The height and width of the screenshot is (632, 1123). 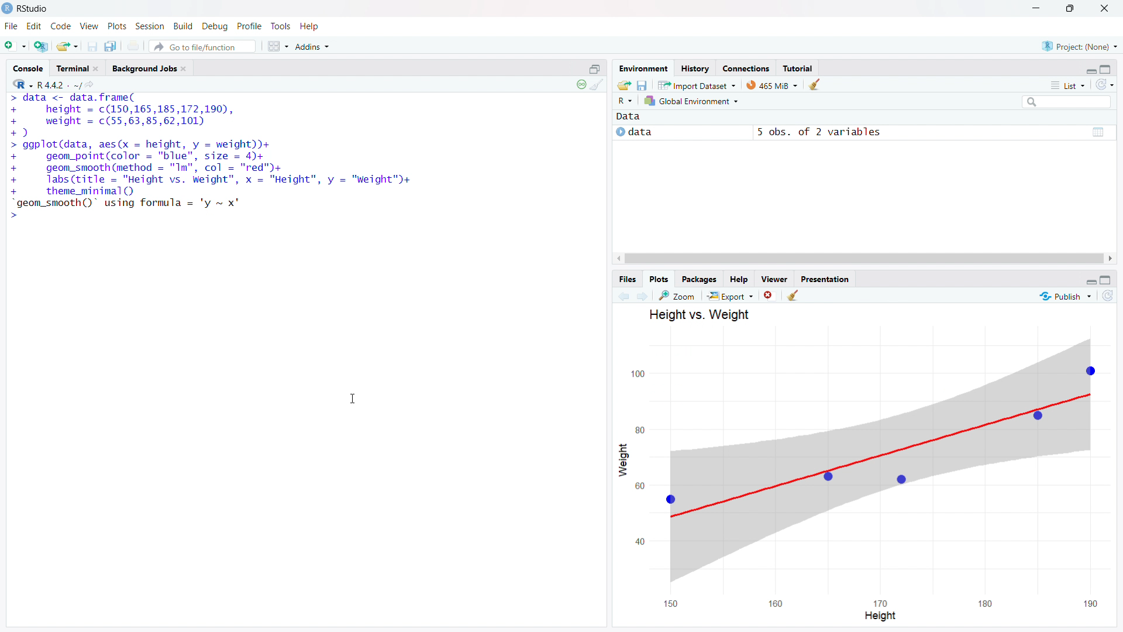 What do you see at coordinates (16, 215) in the screenshot?
I see `>` at bounding box center [16, 215].